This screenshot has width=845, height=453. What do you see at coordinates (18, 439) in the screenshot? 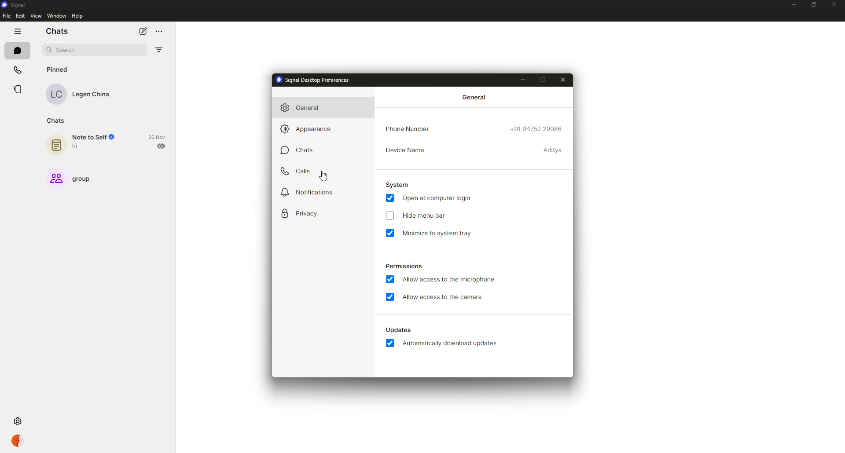
I see `profile` at bounding box center [18, 439].